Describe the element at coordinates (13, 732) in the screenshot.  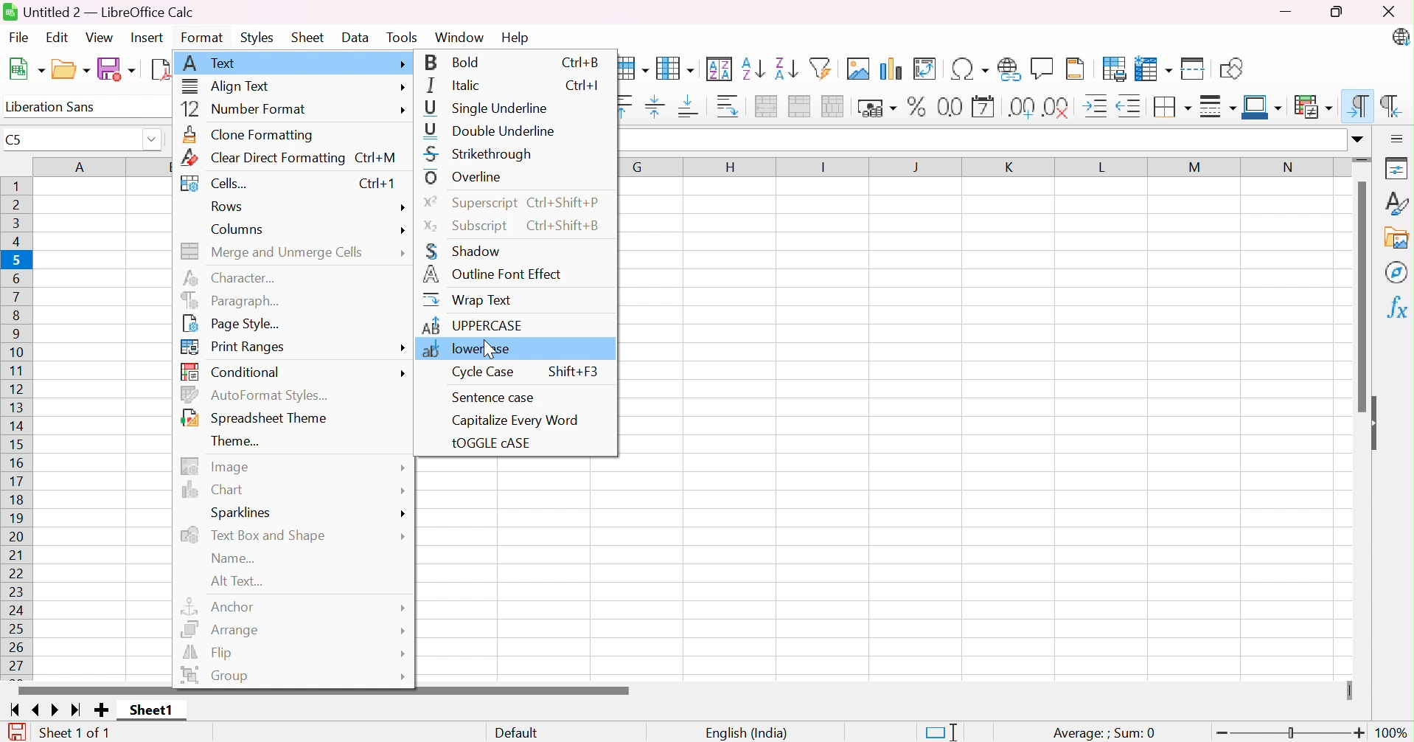
I see `The document has been modified. Click to save the document.` at that location.